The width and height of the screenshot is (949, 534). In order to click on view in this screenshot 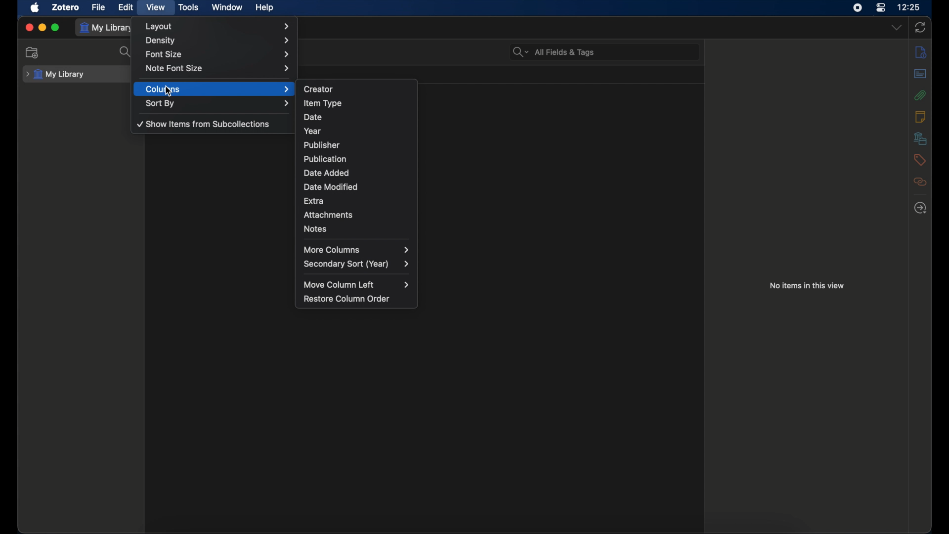, I will do `click(155, 7)`.